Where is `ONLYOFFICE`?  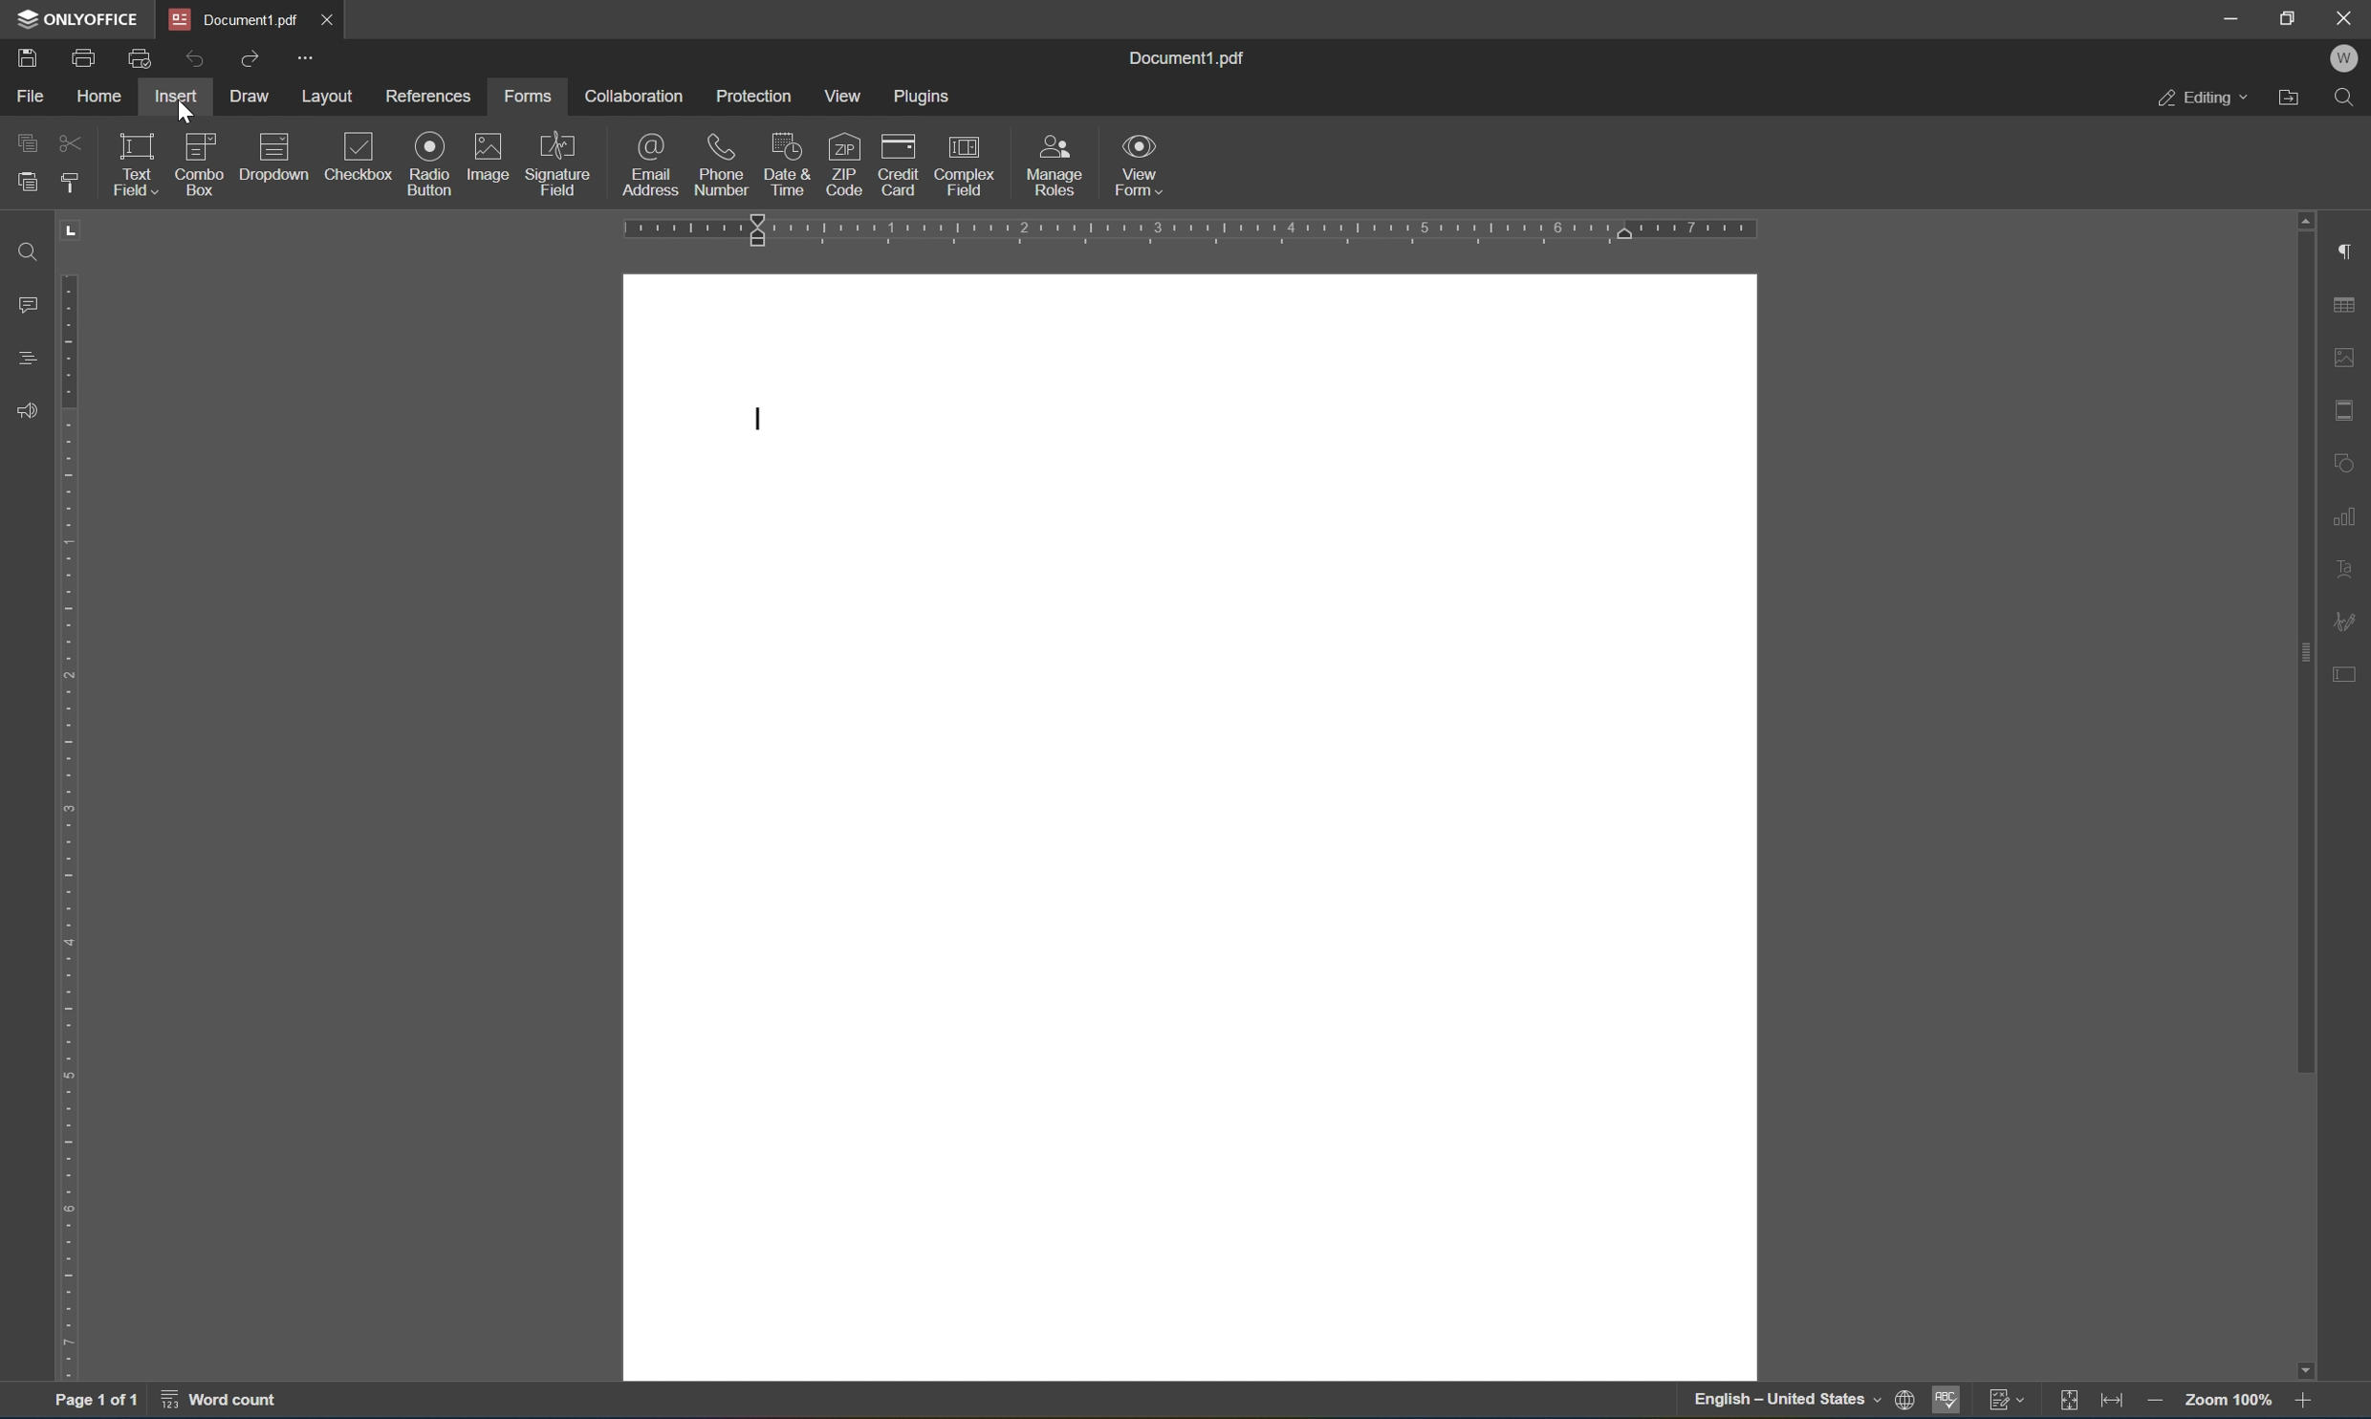 ONLYOFFICE is located at coordinates (77, 20).